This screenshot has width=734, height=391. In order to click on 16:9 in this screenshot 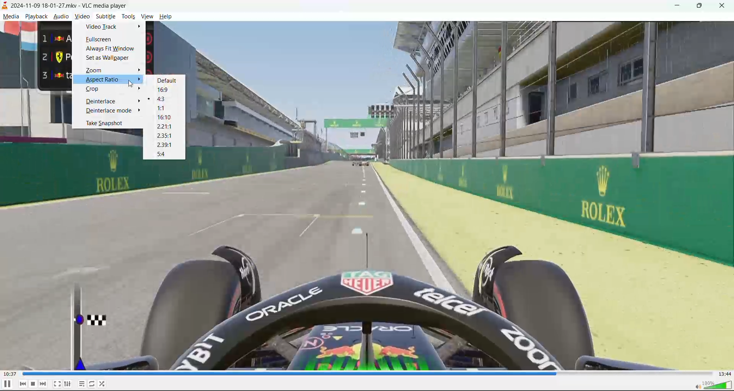, I will do `click(169, 89)`.